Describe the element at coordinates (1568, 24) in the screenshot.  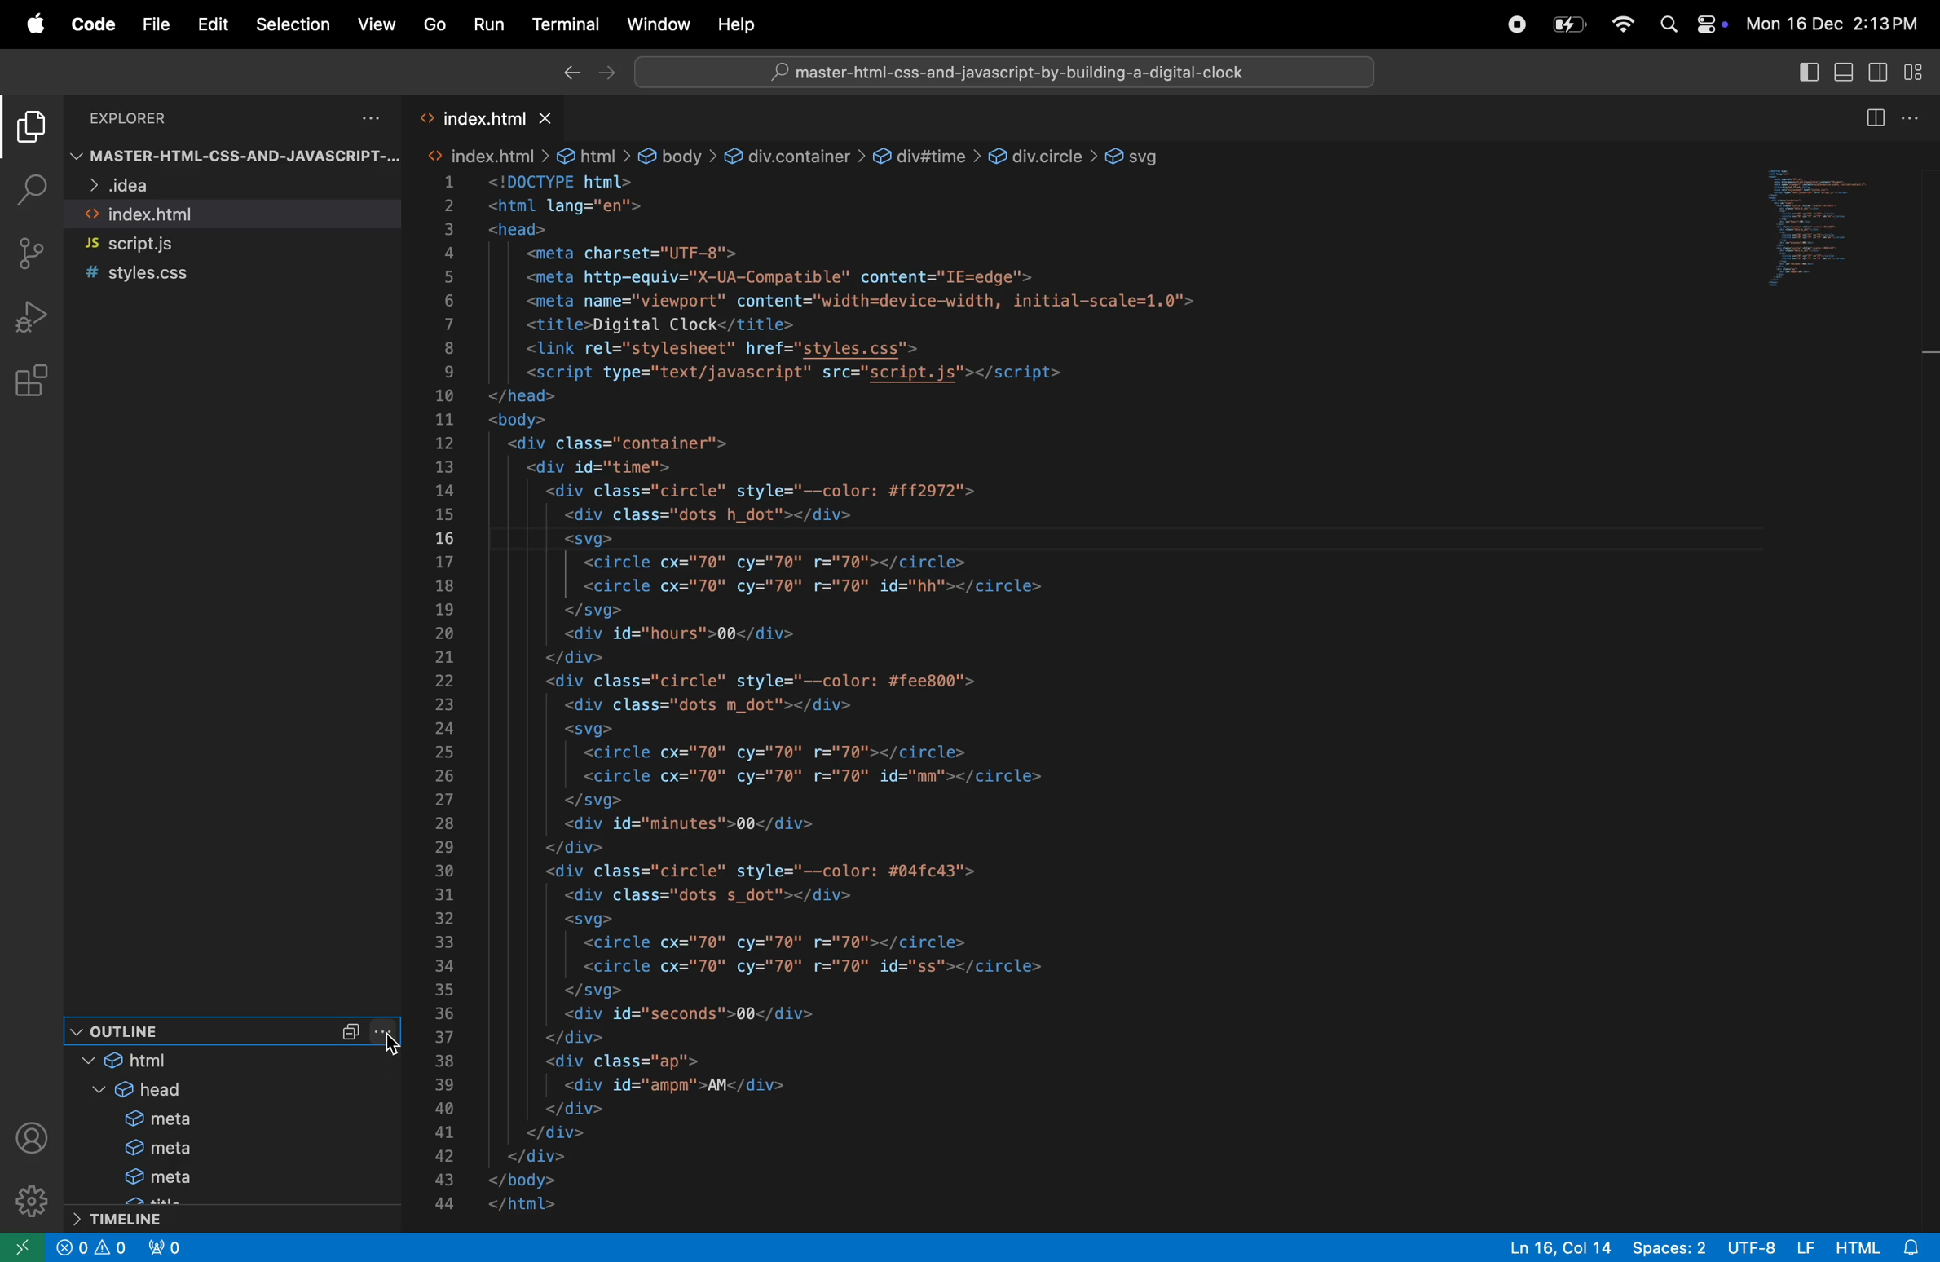
I see `battery` at that location.